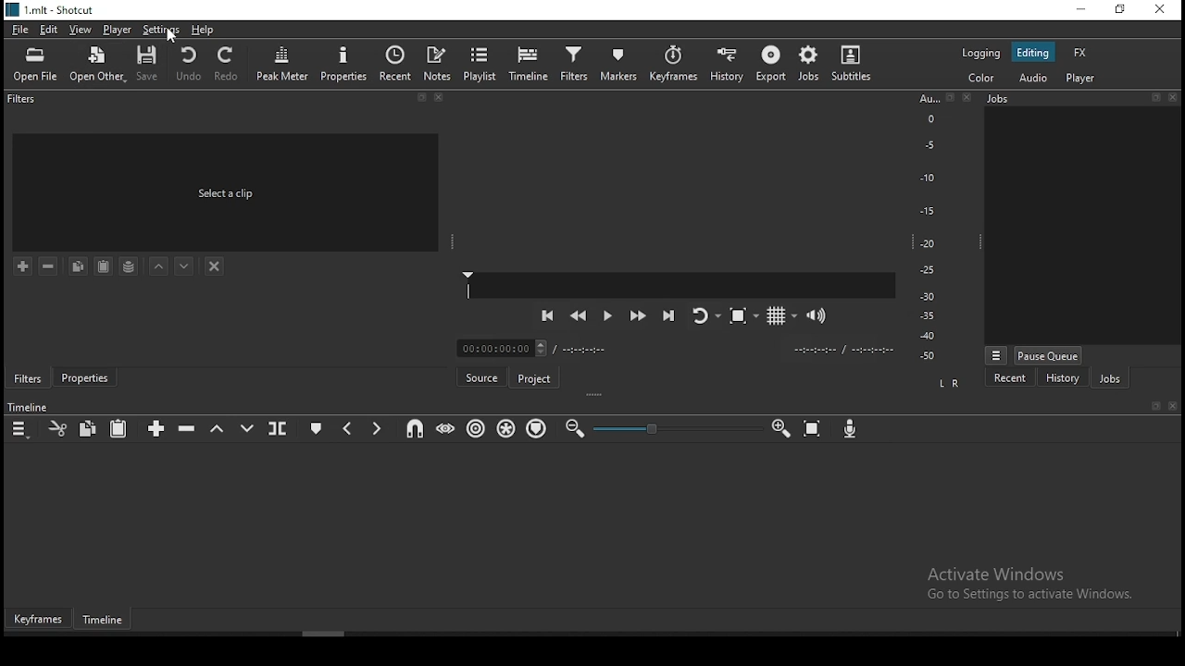  What do you see at coordinates (107, 622) in the screenshot?
I see `timeline` at bounding box center [107, 622].